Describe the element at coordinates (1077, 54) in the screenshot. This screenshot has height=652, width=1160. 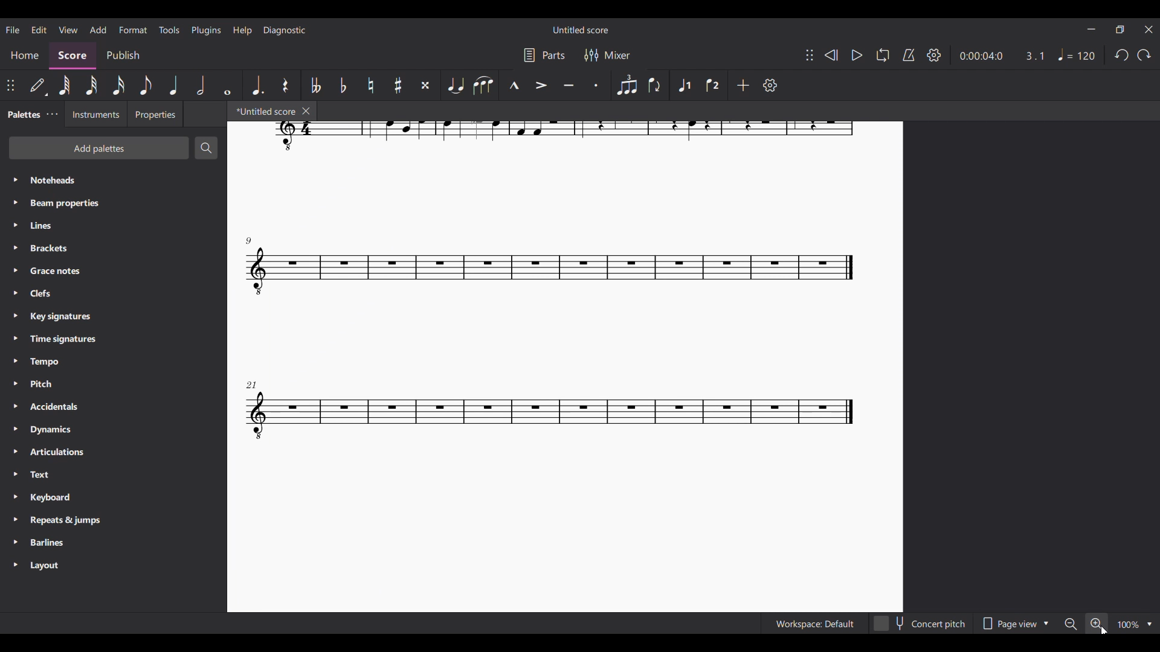
I see `Tempo` at that location.